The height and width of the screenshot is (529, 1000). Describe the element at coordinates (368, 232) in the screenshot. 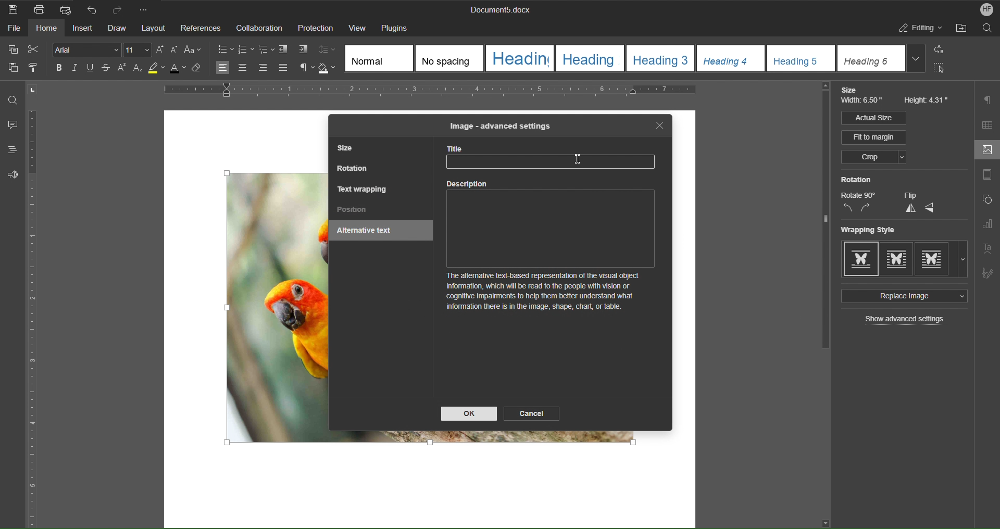

I see `Alternative text` at that location.